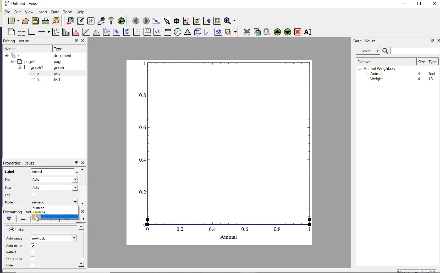 The width and height of the screenshot is (440, 273). What do you see at coordinates (246, 32) in the screenshot?
I see `cut the selected widget` at bounding box center [246, 32].